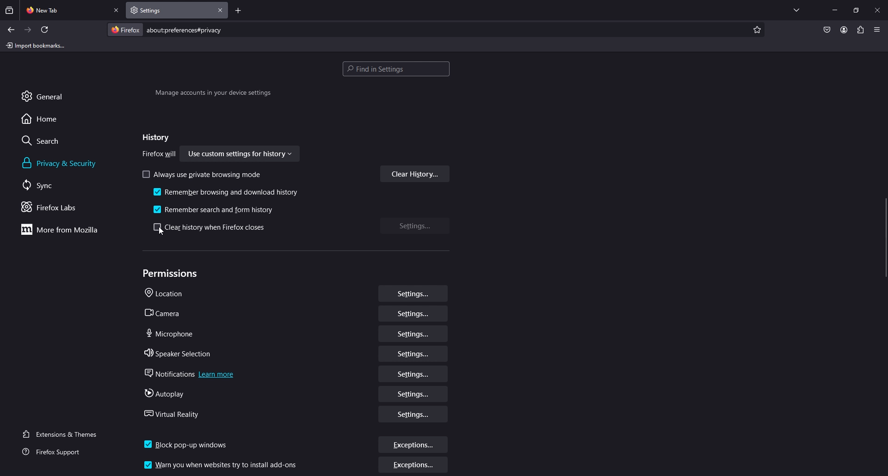 This screenshot has height=476, width=888. I want to click on recent browsing, so click(10, 10).